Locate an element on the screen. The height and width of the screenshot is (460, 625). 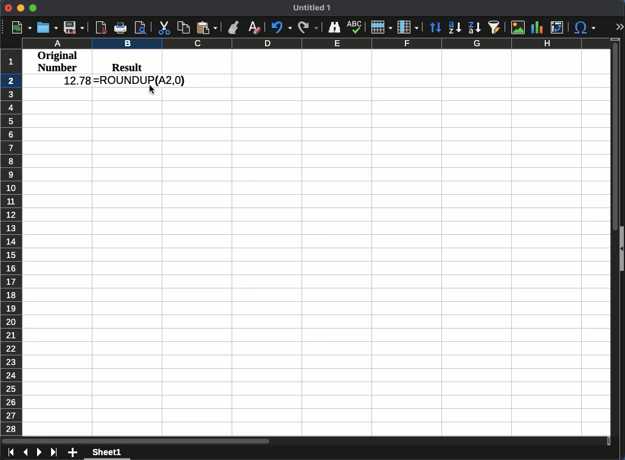
copy is located at coordinates (183, 27).